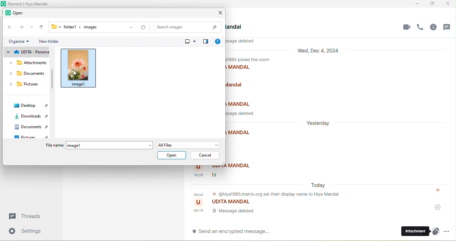  Describe the element at coordinates (205, 41) in the screenshot. I see `show the preview pane` at that location.